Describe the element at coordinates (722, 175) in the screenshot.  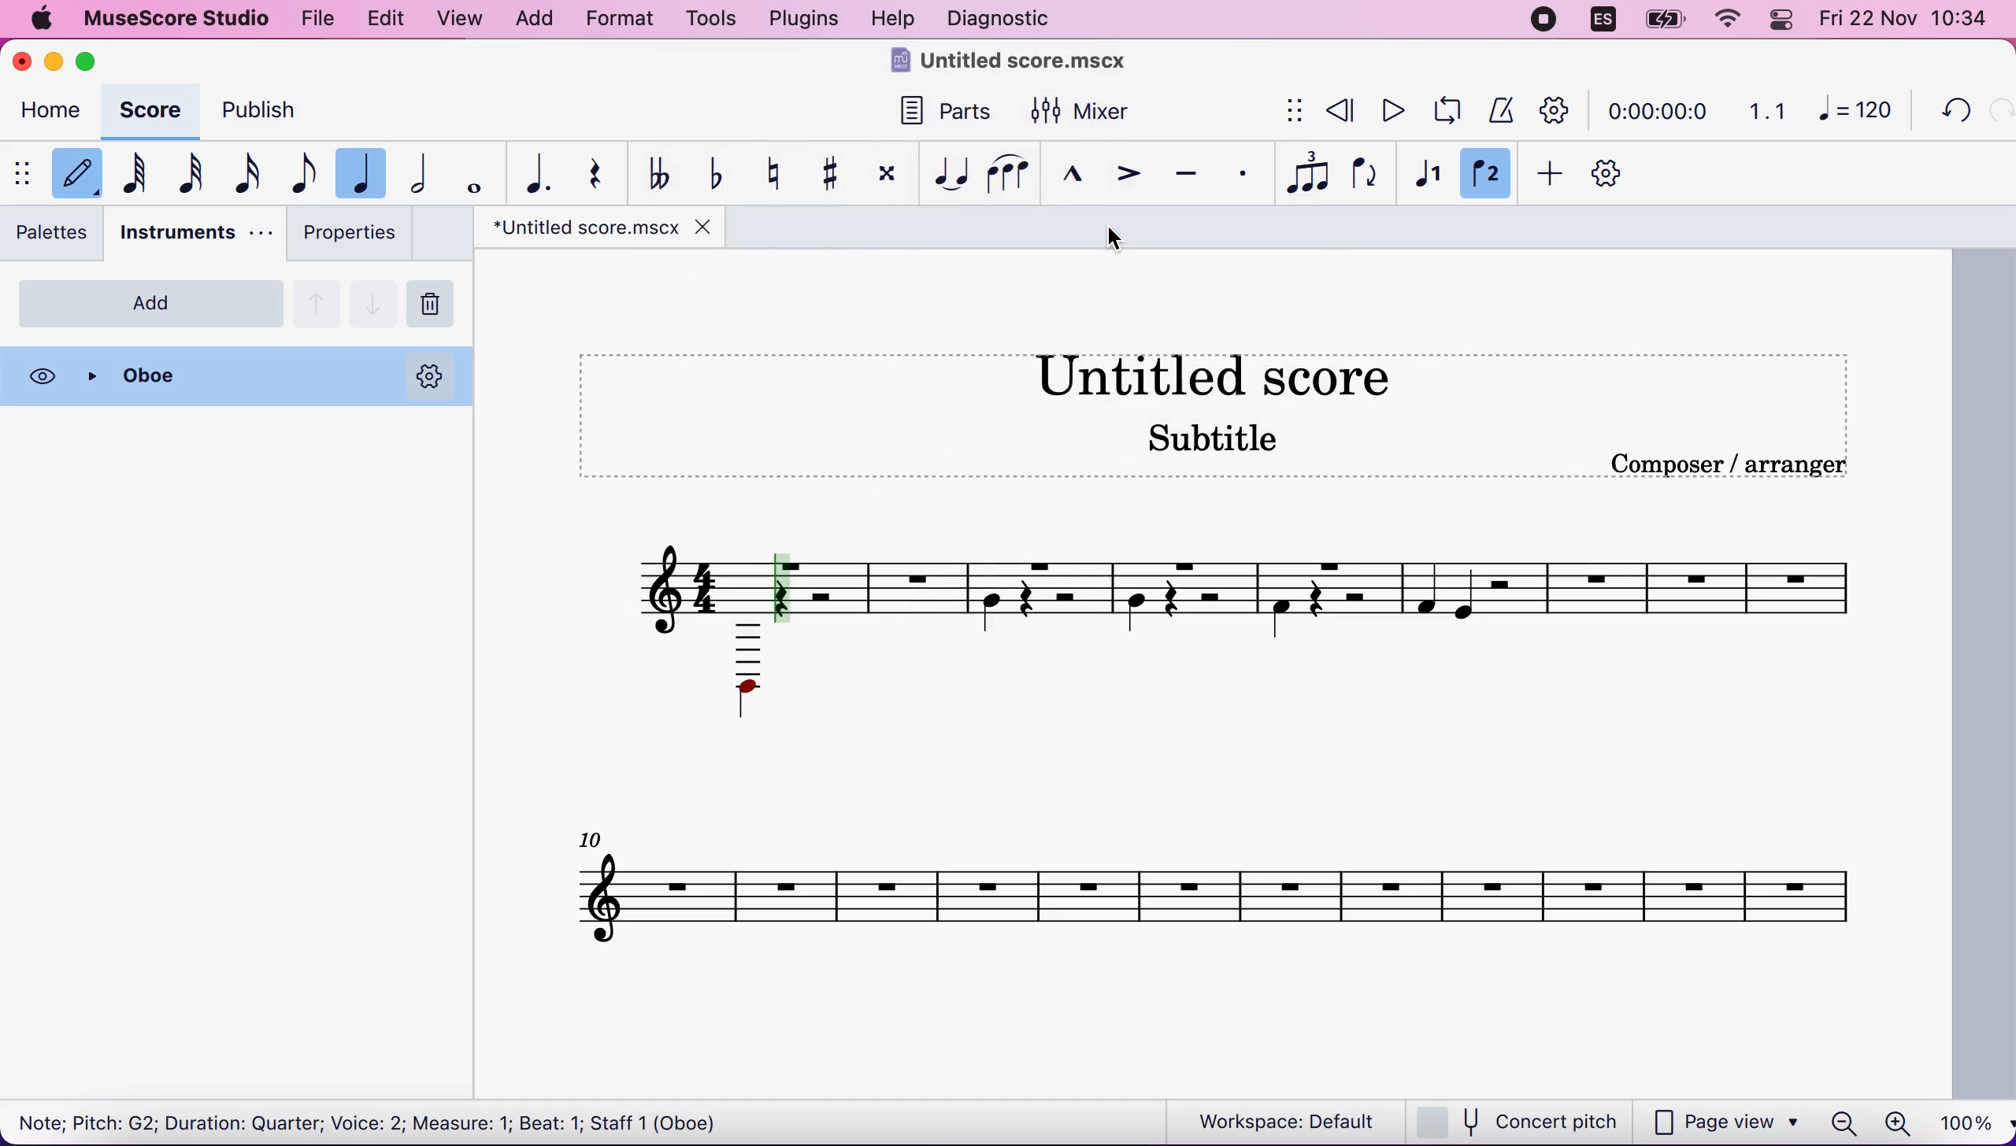
I see `toggle flat` at that location.